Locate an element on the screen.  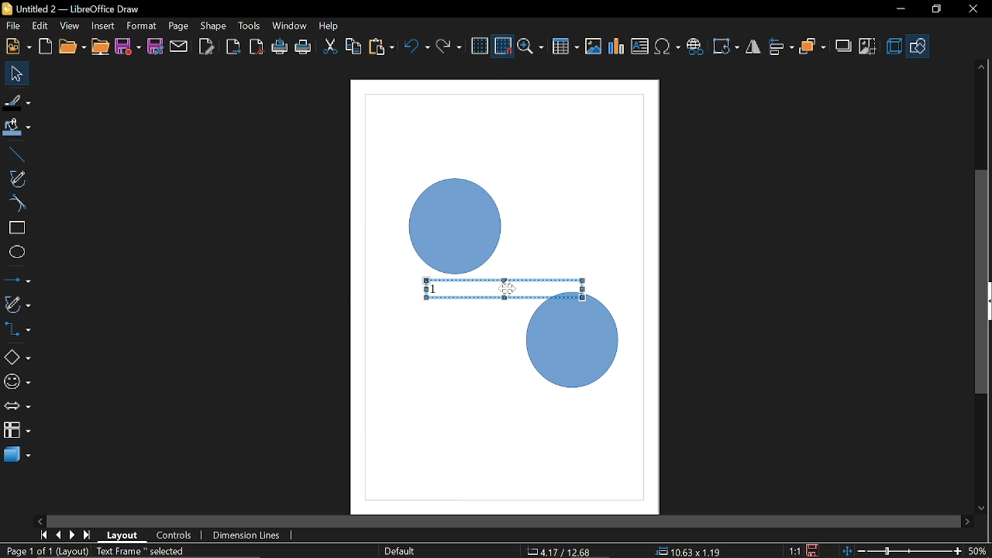
Fill line is located at coordinates (17, 102).